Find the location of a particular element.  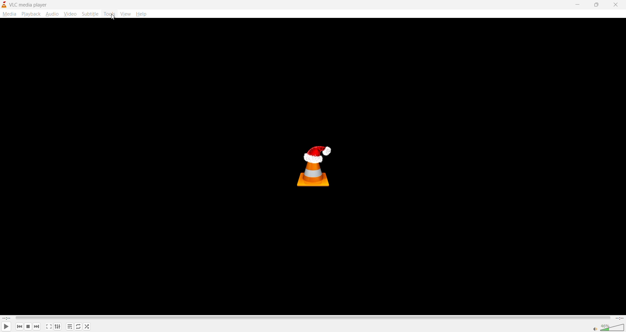

loop is located at coordinates (79, 326).